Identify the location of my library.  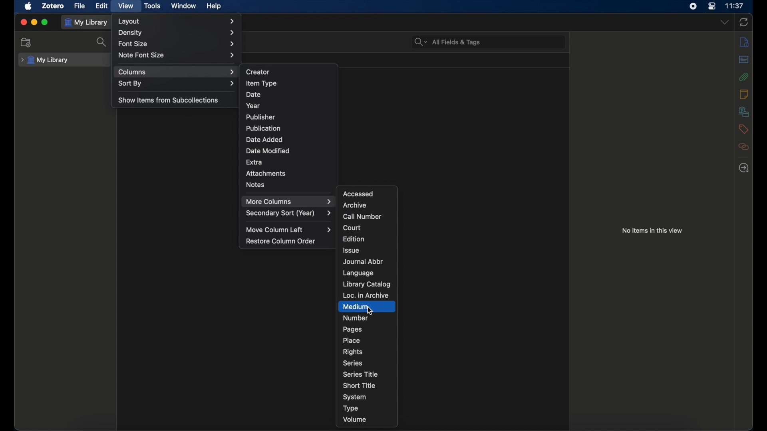
(86, 22).